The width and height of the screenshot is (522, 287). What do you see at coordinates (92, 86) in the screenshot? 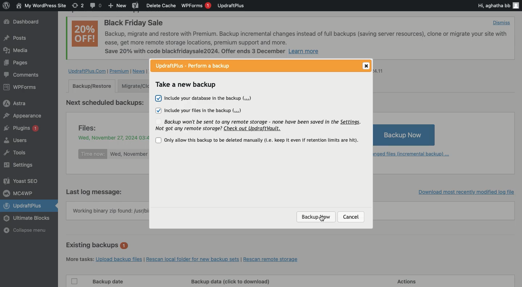
I see `Backup/Restore` at bounding box center [92, 86].